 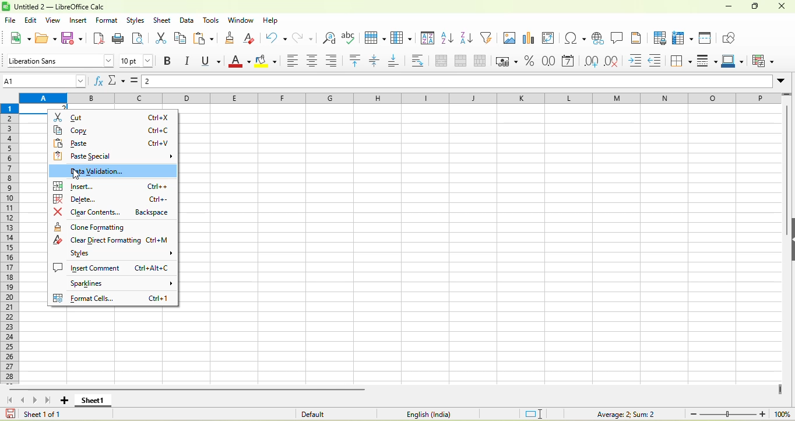 I want to click on find and replace, so click(x=329, y=37).